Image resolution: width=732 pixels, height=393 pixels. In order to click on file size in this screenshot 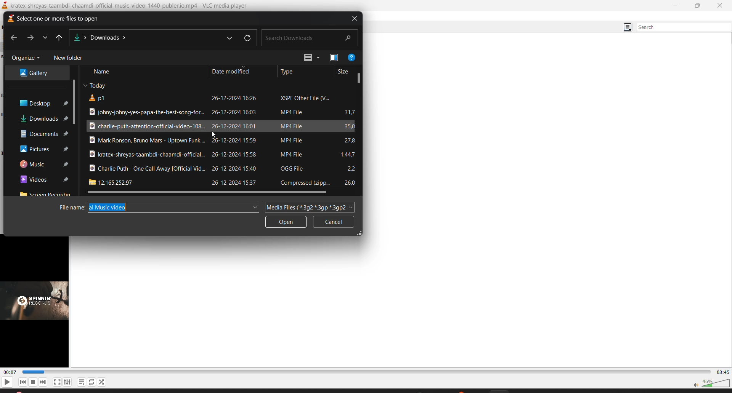, I will do `click(348, 112)`.